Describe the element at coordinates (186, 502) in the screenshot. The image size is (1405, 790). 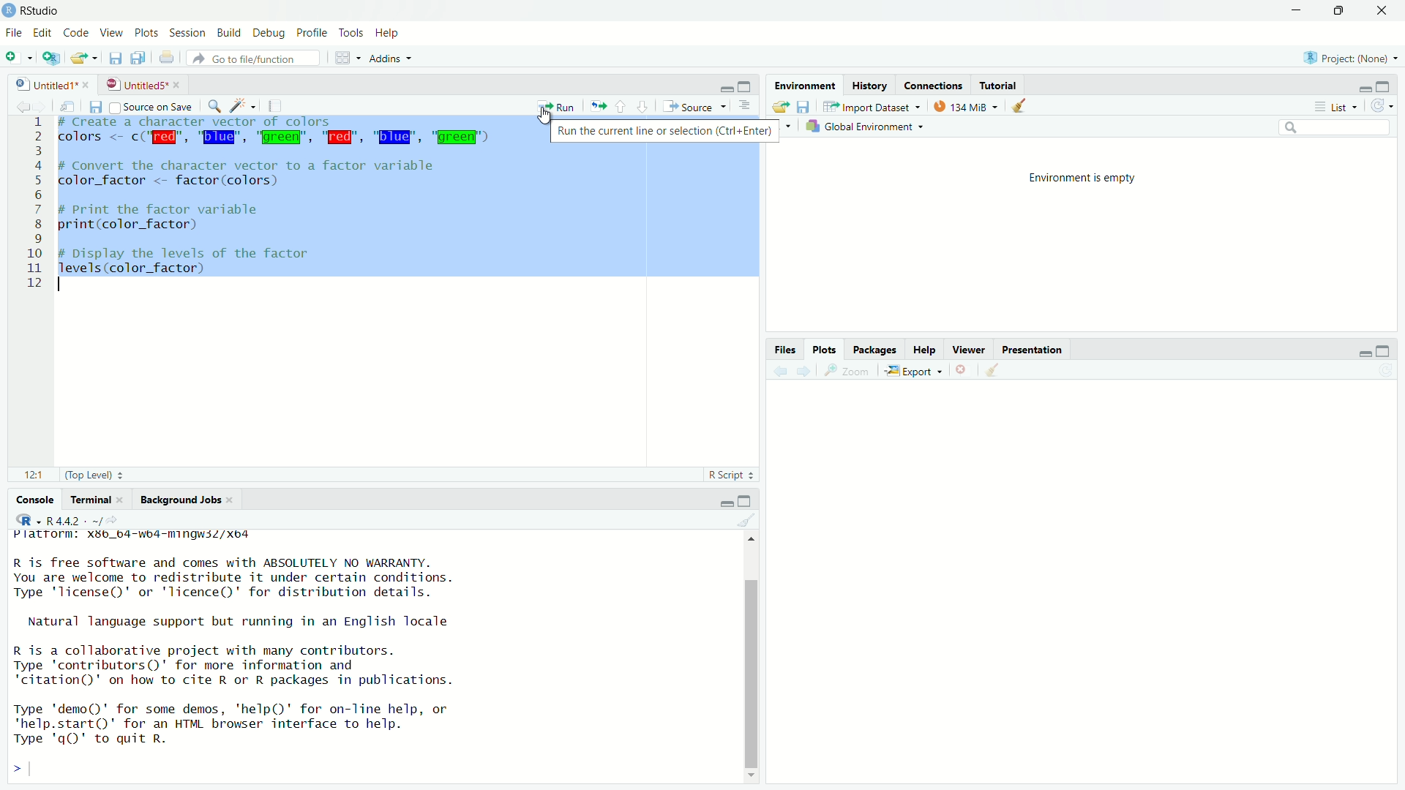
I see `background jobs` at that location.